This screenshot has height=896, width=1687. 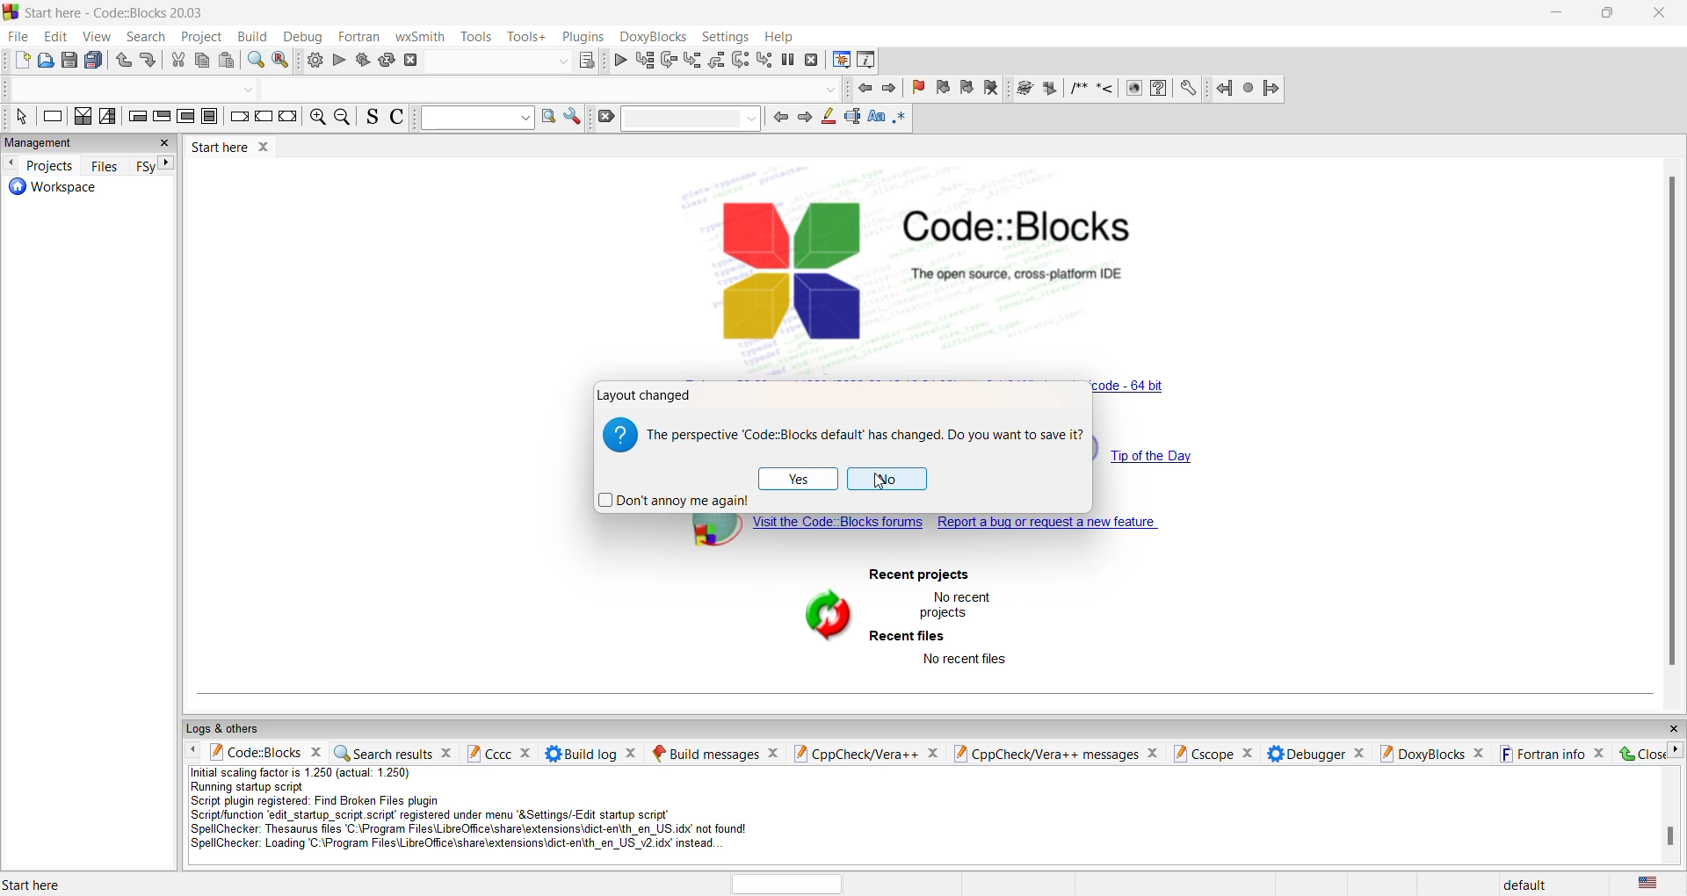 What do you see at coordinates (163, 117) in the screenshot?
I see `exit condition loop` at bounding box center [163, 117].